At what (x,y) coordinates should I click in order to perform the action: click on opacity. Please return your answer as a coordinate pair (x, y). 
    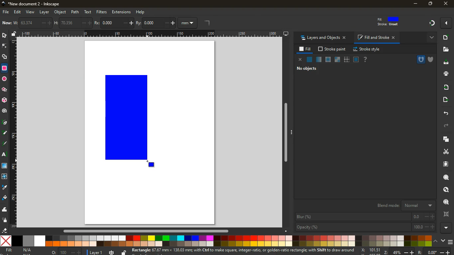
    Looking at the image, I should click on (319, 59).